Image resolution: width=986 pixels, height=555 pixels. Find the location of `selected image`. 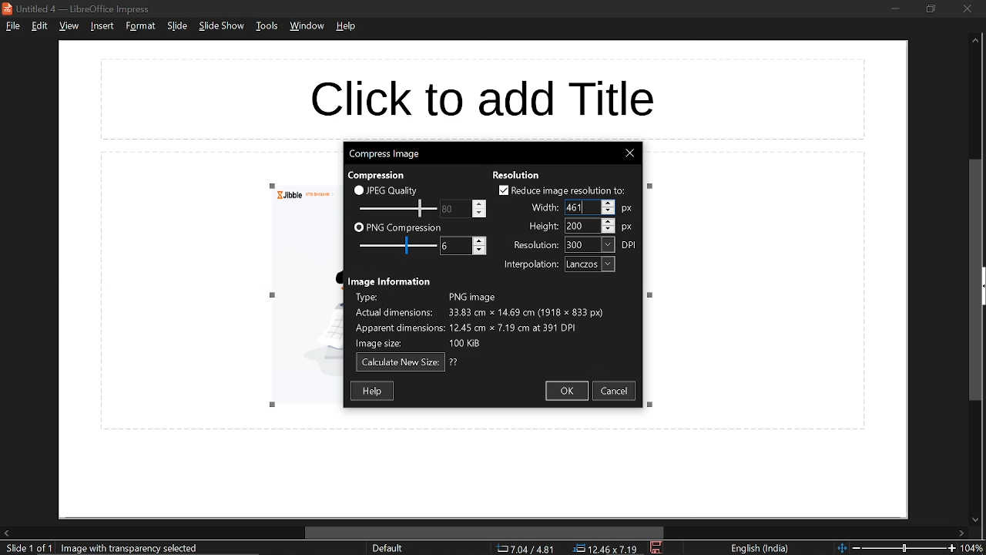

selected image is located at coordinates (133, 548).